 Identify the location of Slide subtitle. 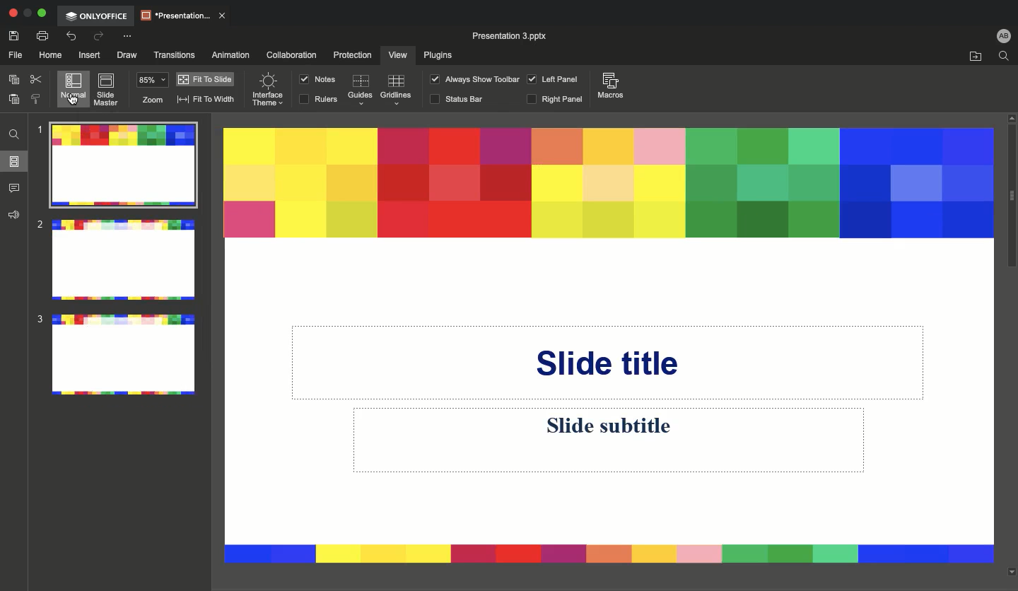
(610, 440).